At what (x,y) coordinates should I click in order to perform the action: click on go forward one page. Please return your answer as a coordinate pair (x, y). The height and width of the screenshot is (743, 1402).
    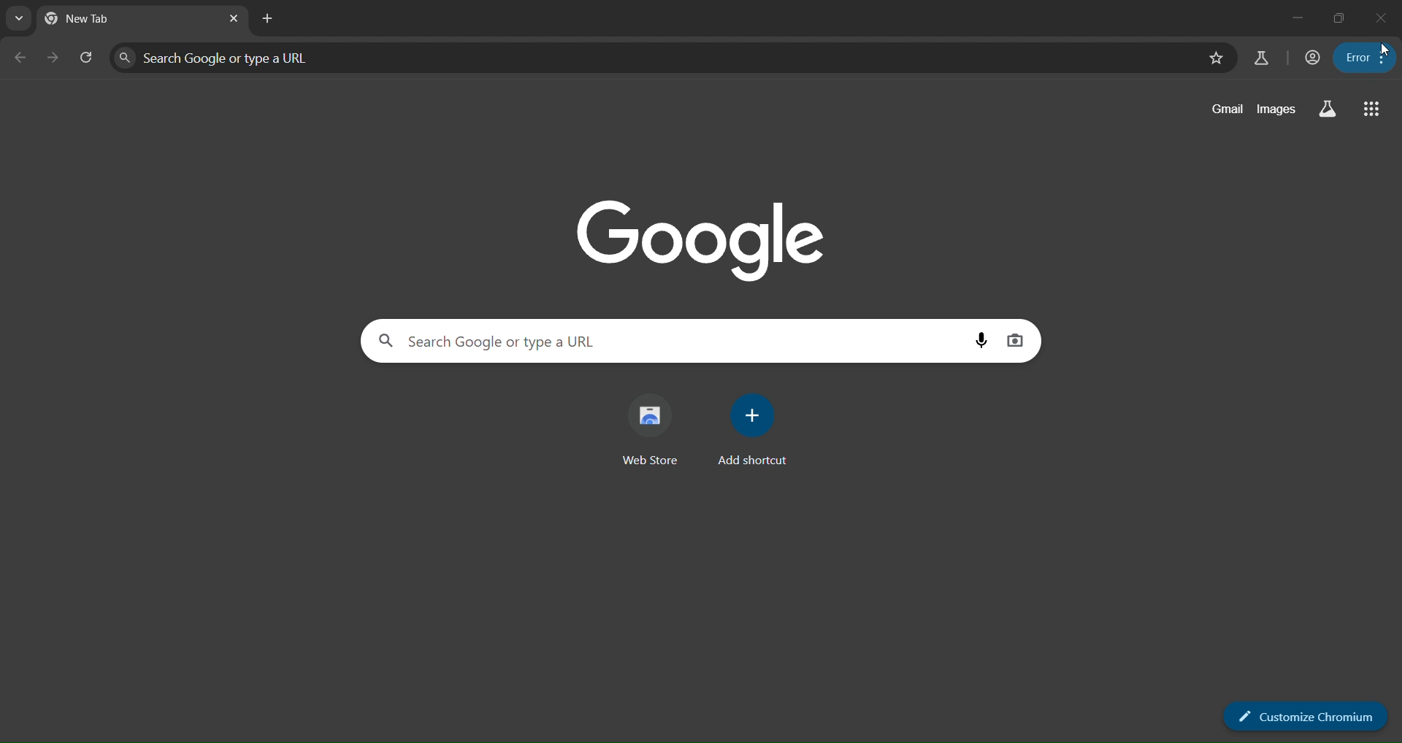
    Looking at the image, I should click on (54, 55).